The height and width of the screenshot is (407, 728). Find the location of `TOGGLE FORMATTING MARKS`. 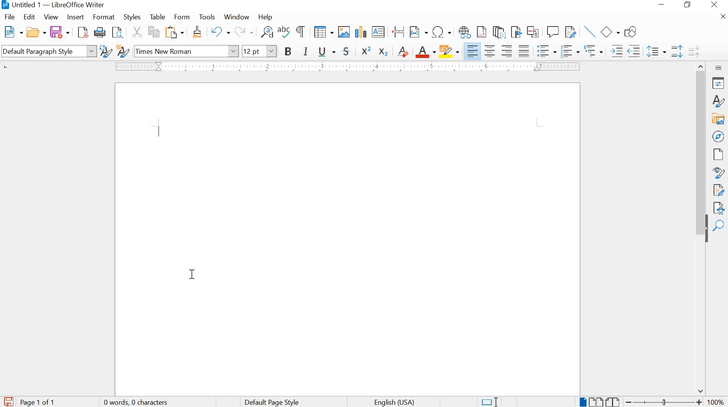

TOGGLE FORMATTING MARKS is located at coordinates (300, 32).